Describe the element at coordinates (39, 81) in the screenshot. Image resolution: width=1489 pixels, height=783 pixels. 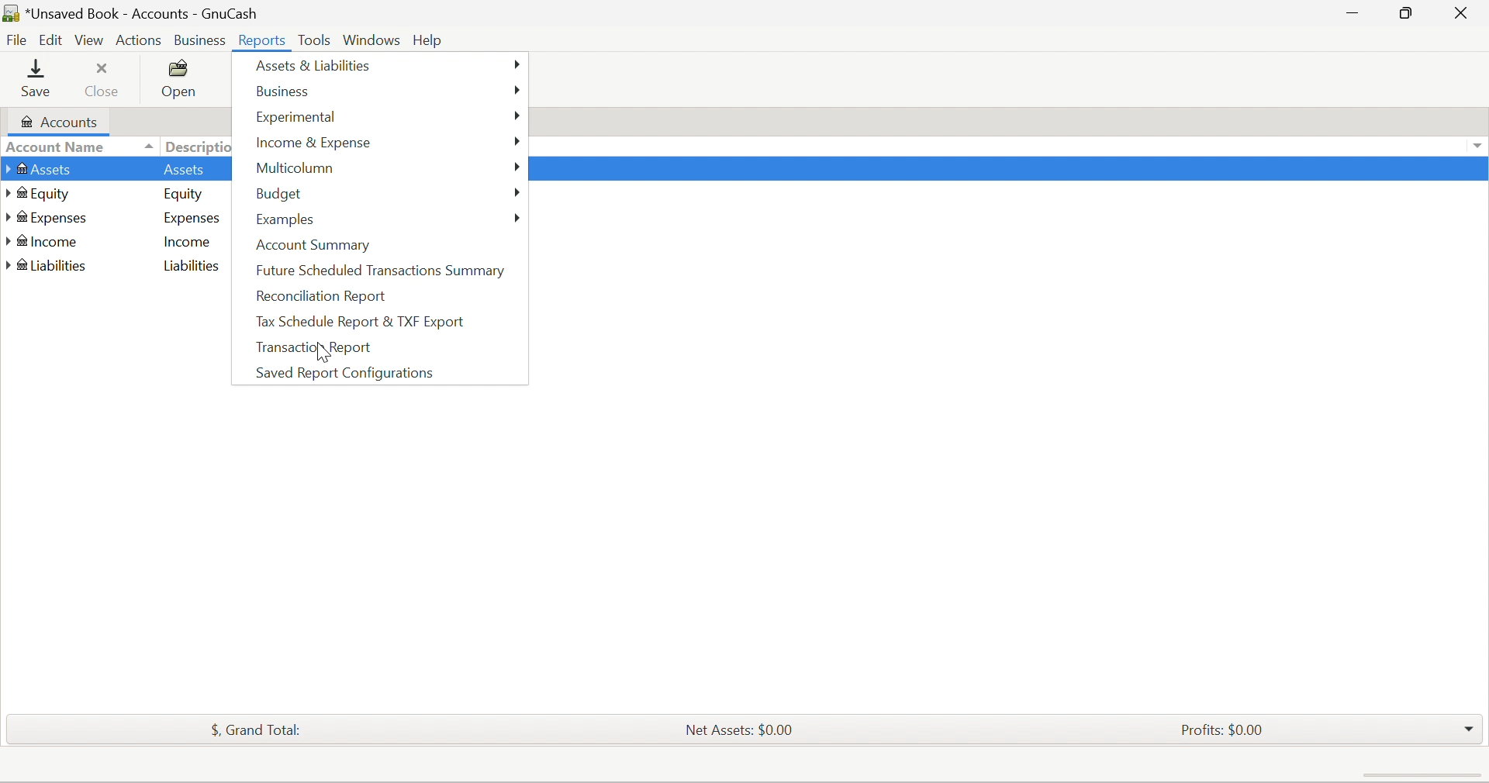
I see `Save` at that location.